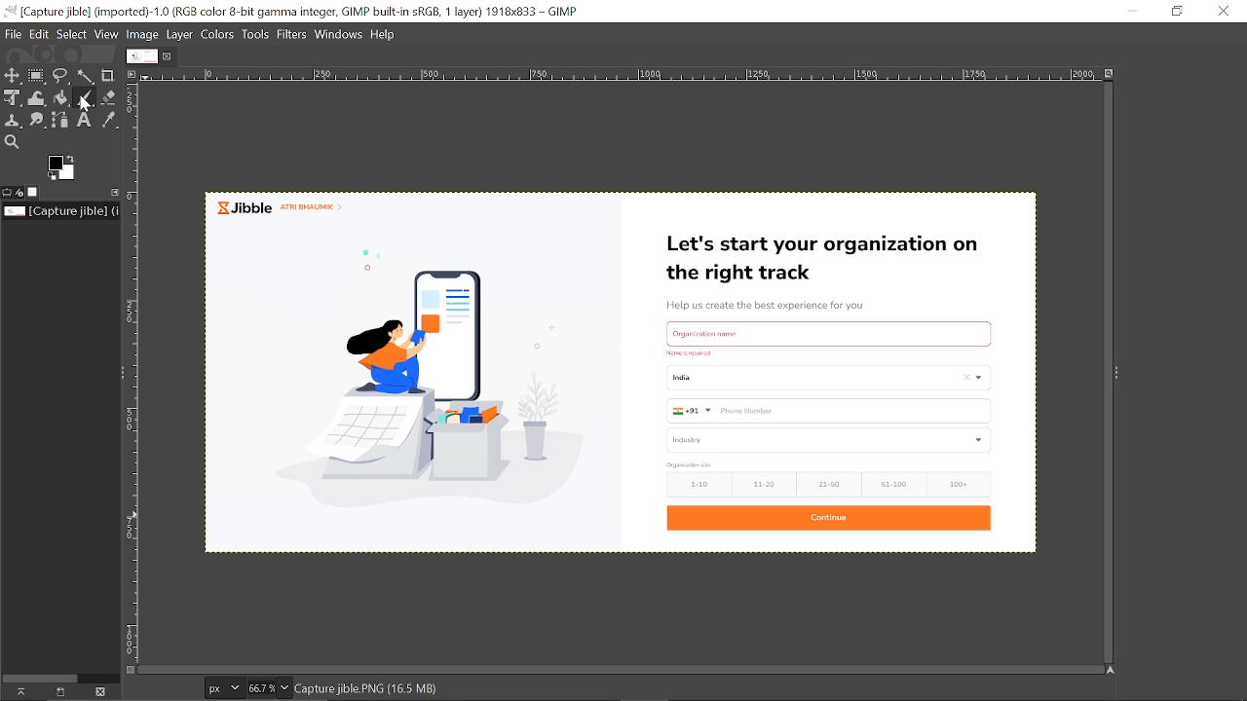 Image resolution: width=1247 pixels, height=701 pixels. I want to click on Tool options, so click(8, 192).